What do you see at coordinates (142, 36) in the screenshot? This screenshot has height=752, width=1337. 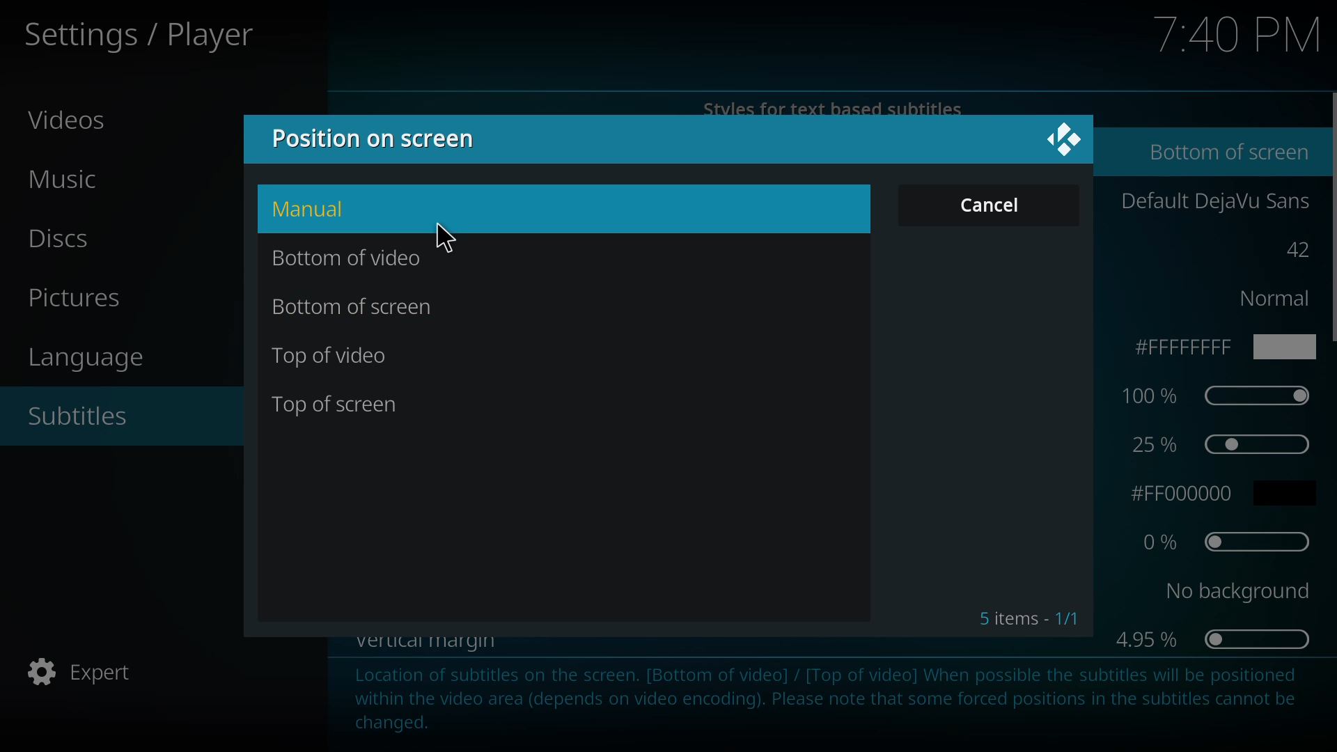 I see `` at bounding box center [142, 36].